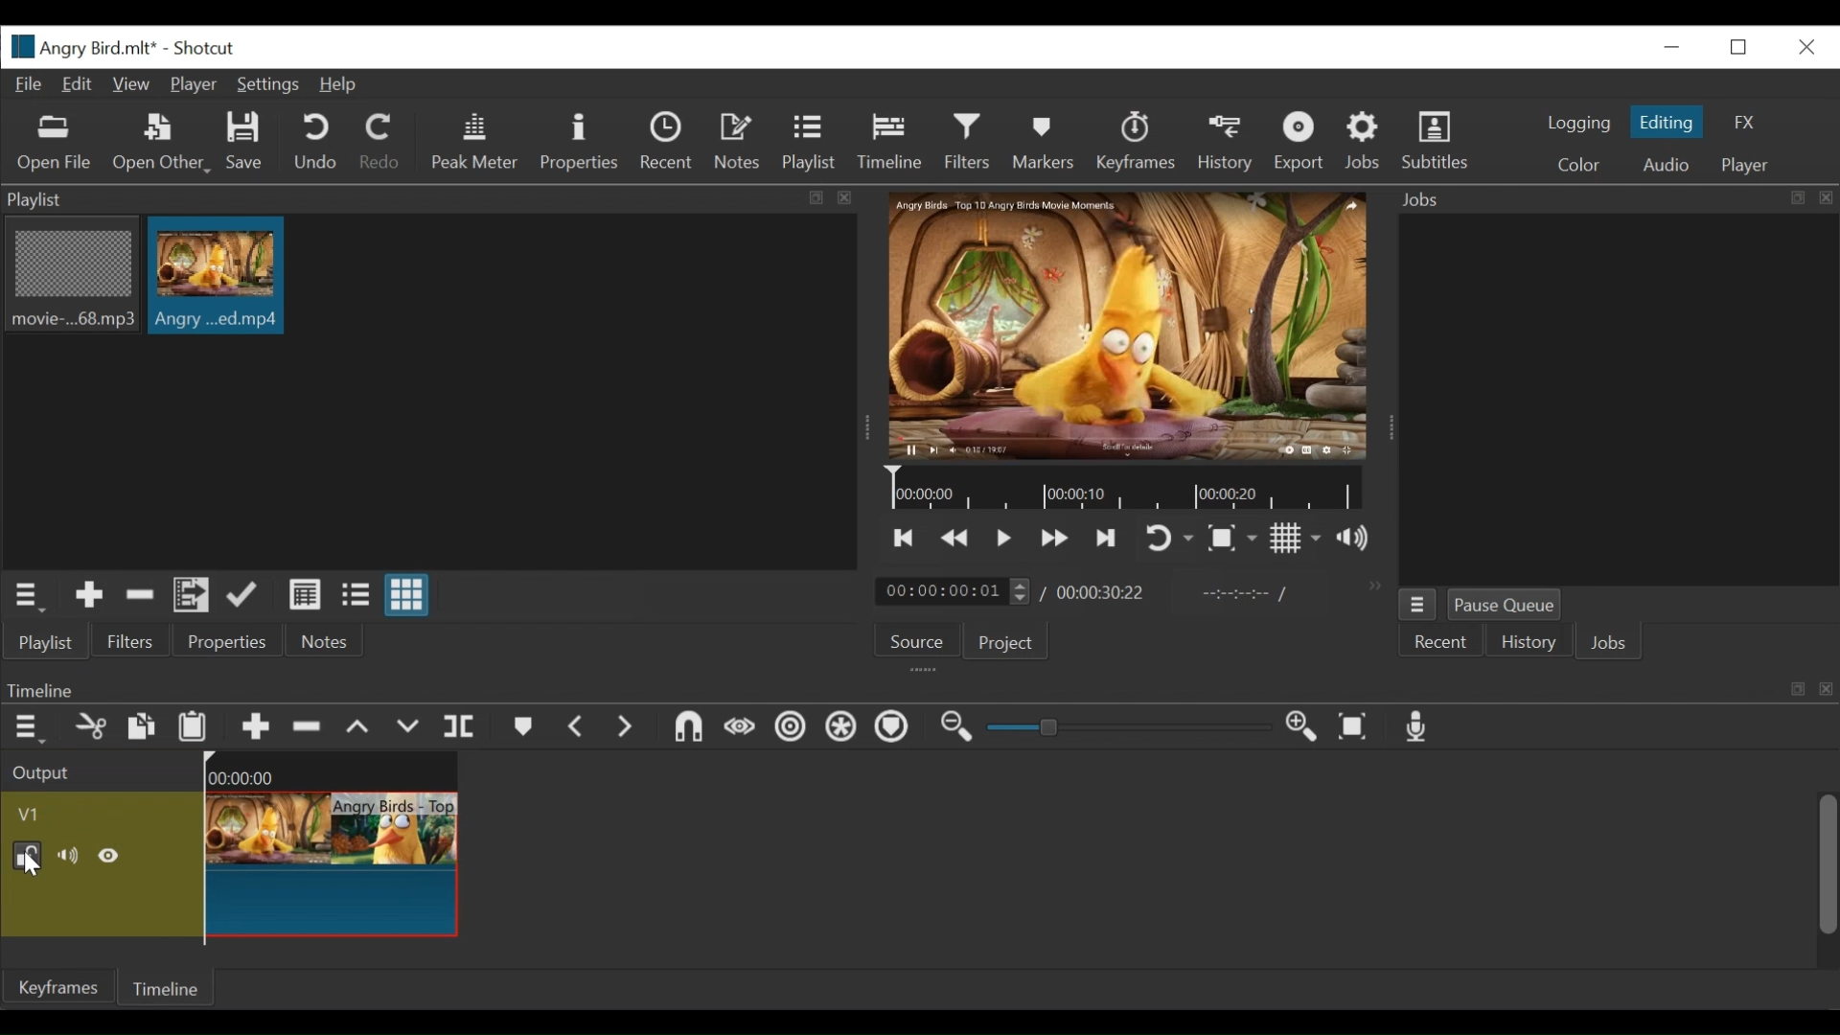 The height and width of the screenshot is (1035, 1840). What do you see at coordinates (669, 144) in the screenshot?
I see `Recent` at bounding box center [669, 144].